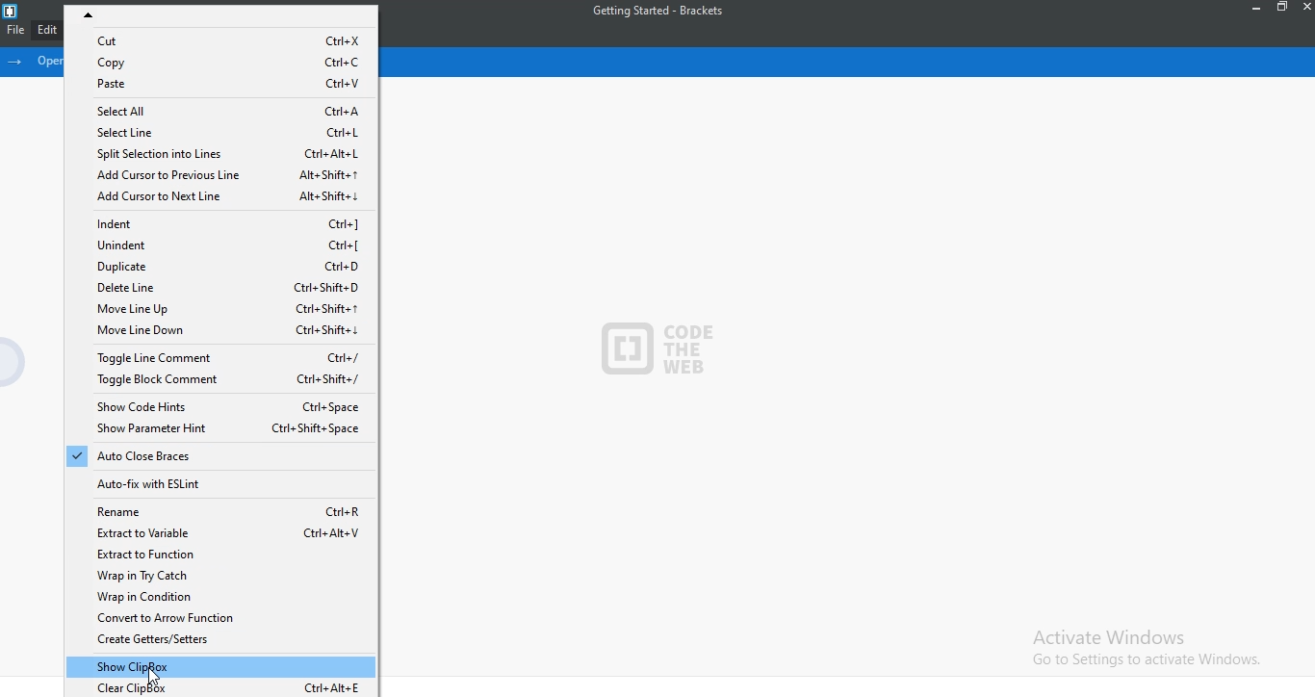  I want to click on Indent, so click(221, 223).